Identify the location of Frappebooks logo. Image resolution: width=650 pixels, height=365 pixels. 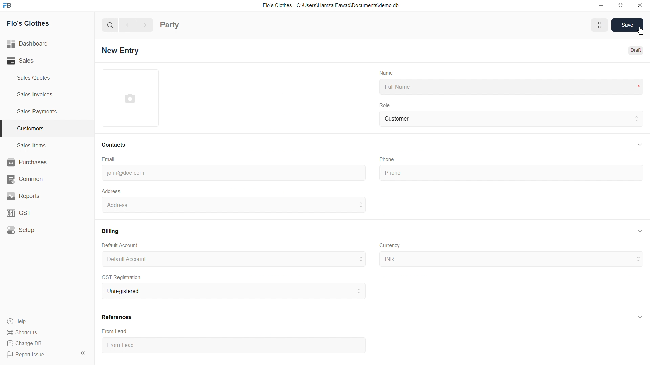
(11, 6).